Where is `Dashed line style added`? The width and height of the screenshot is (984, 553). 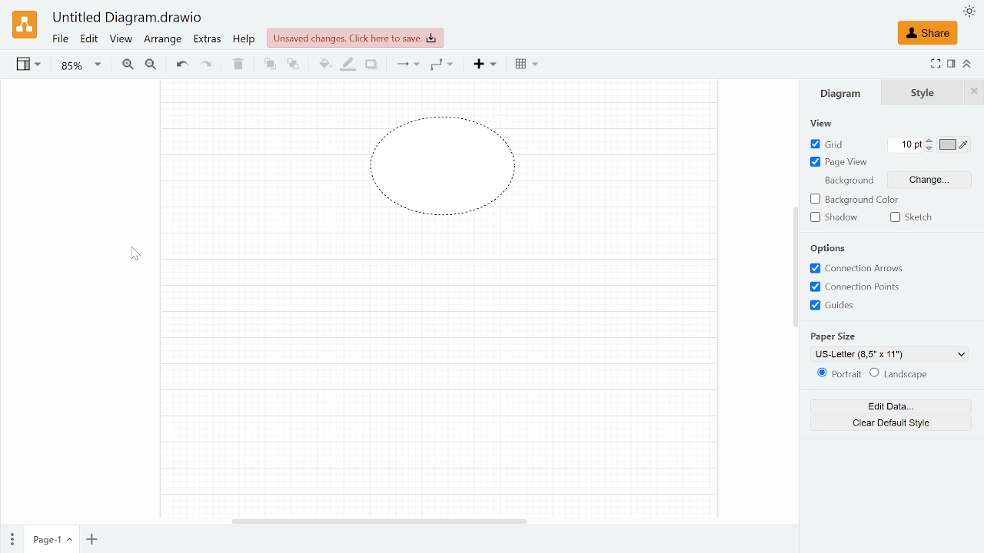 Dashed line style added is located at coordinates (444, 165).